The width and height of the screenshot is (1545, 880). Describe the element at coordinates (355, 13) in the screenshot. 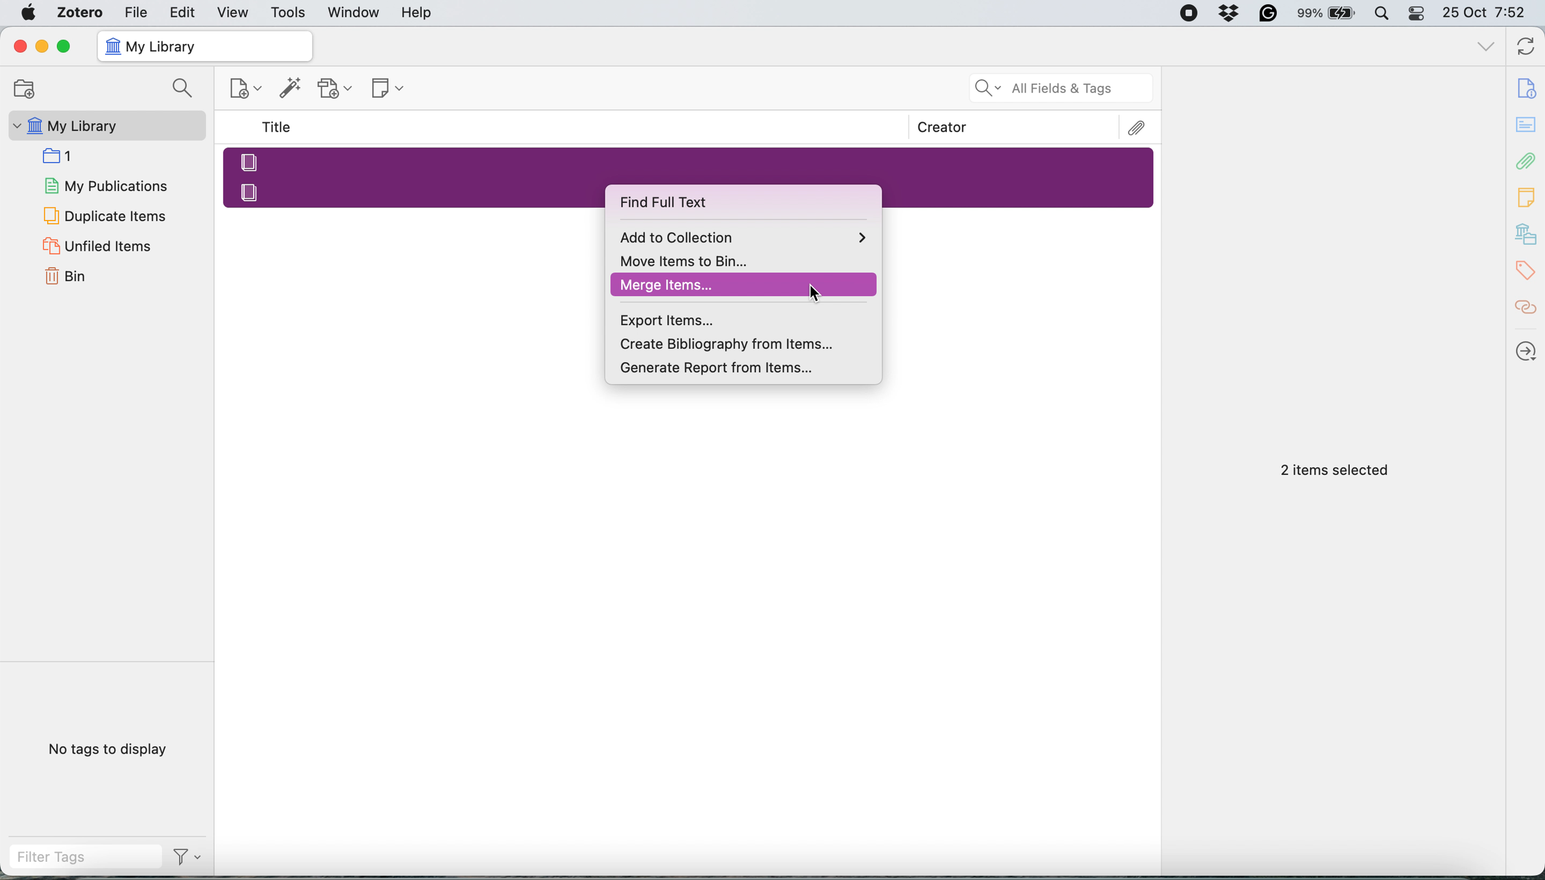

I see `Window` at that location.